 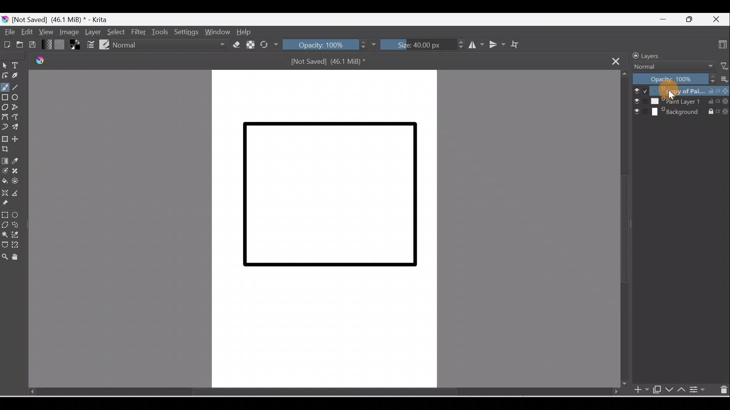 What do you see at coordinates (5, 161) in the screenshot?
I see `Draw a gradient` at bounding box center [5, 161].